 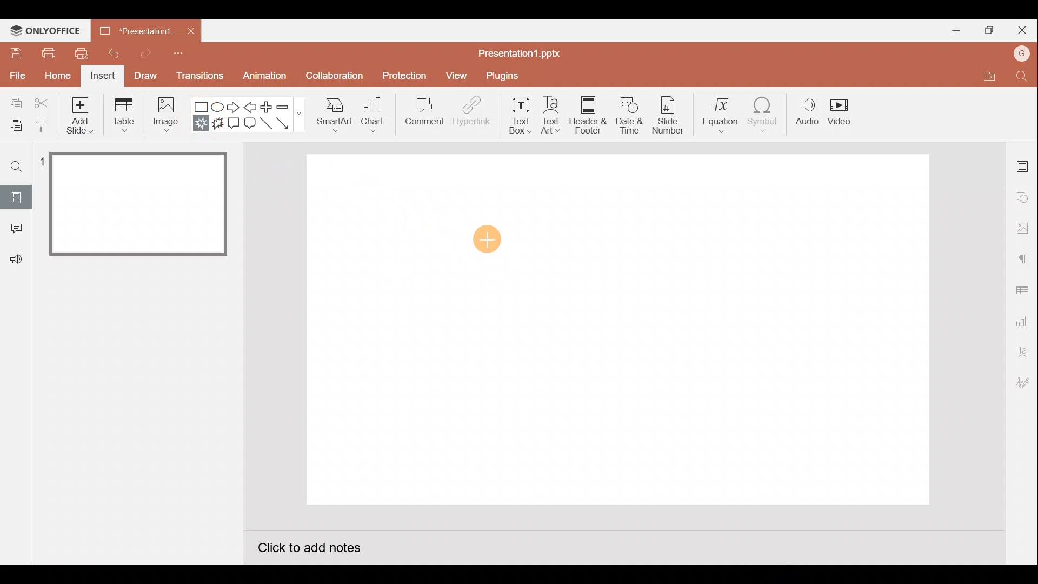 I want to click on Close, so click(x=1022, y=26).